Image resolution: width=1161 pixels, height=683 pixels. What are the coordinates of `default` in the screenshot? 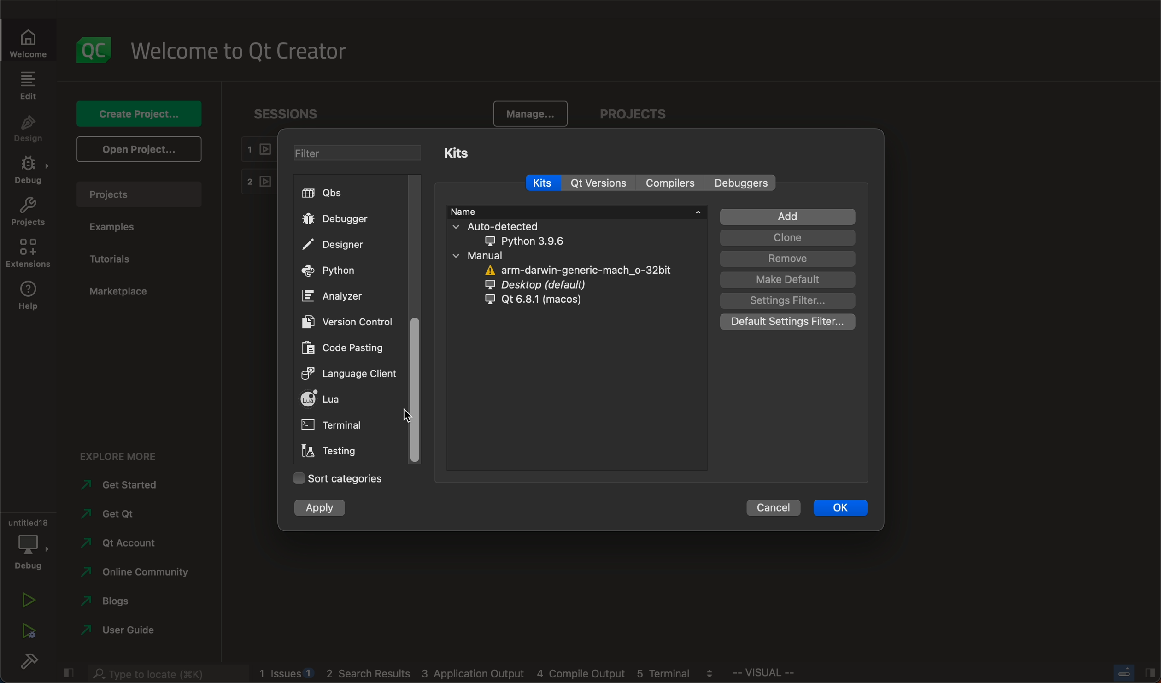 It's located at (787, 320).